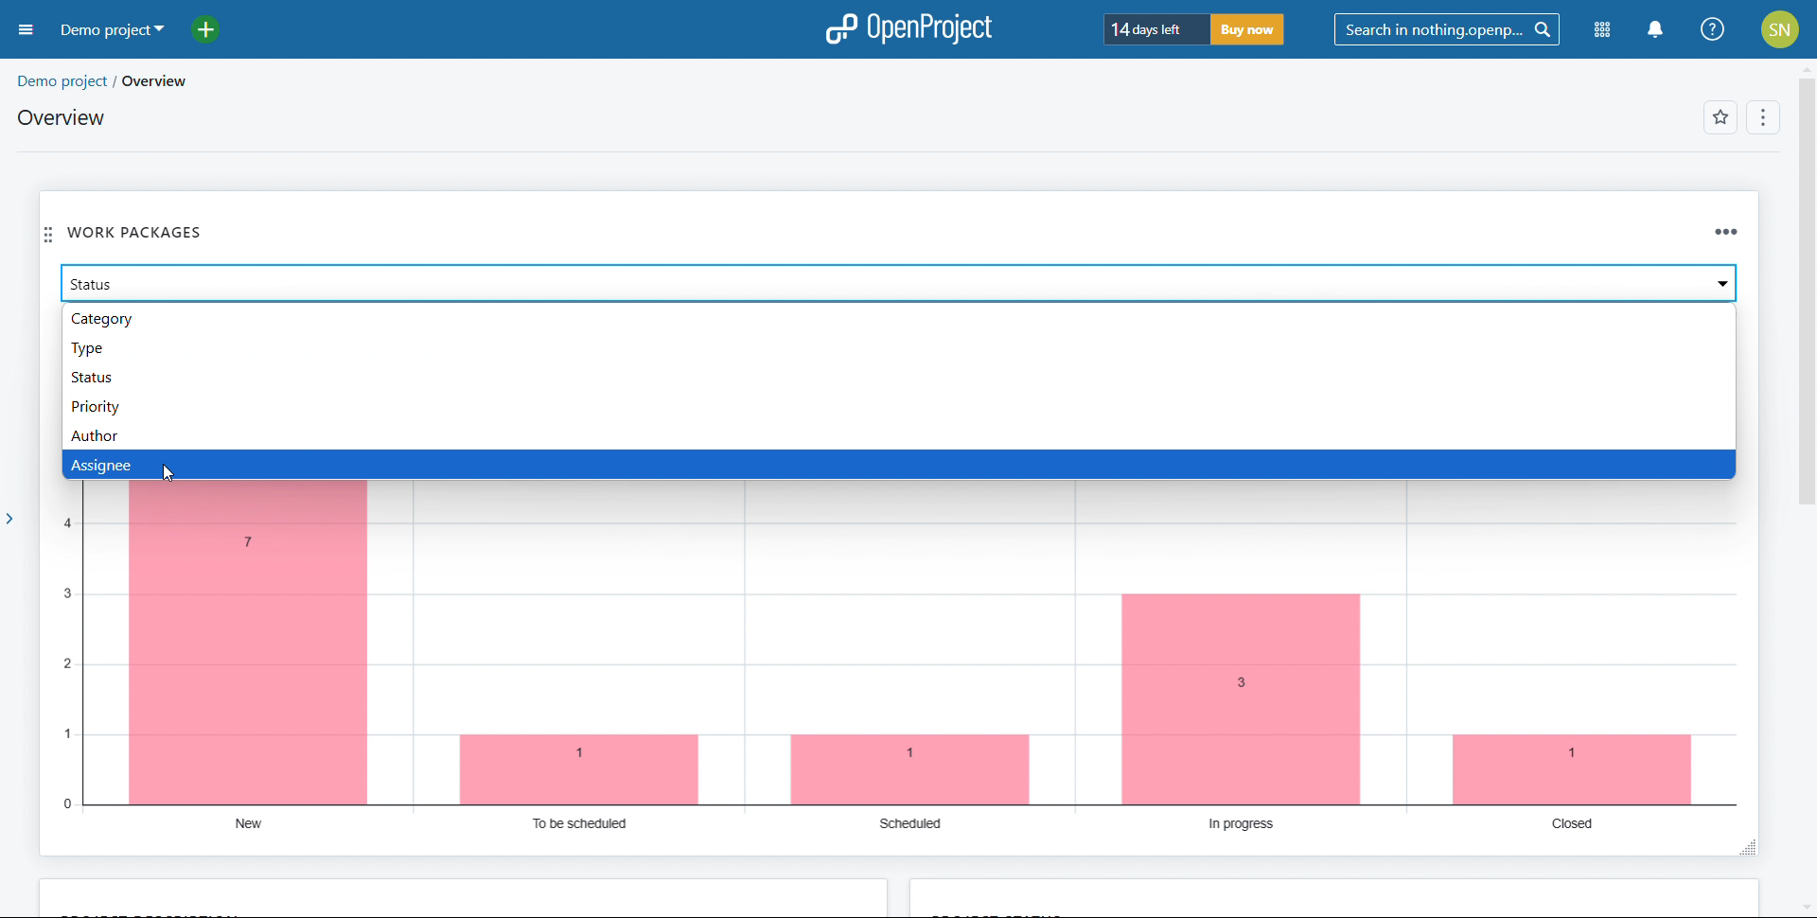  Describe the element at coordinates (1247, 29) in the screenshot. I see `buy now` at that location.